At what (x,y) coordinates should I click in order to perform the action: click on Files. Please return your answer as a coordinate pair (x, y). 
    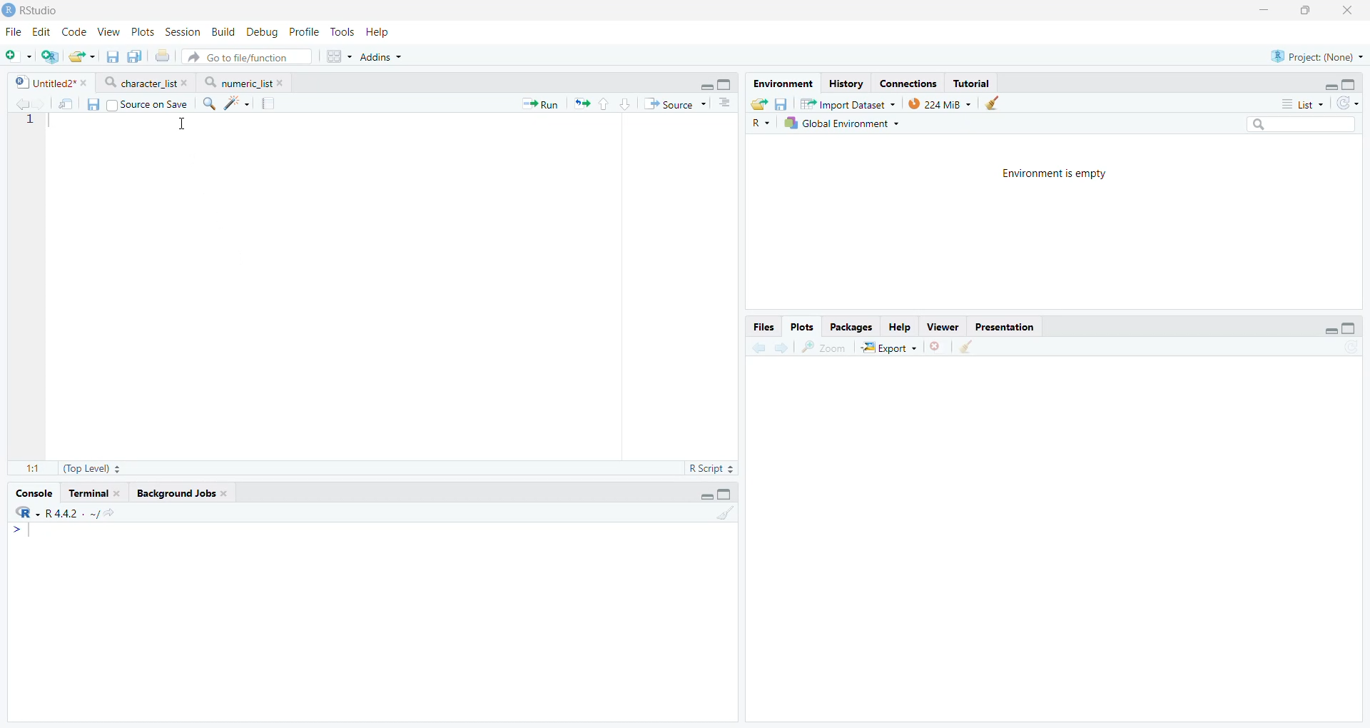
    Looking at the image, I should click on (764, 326).